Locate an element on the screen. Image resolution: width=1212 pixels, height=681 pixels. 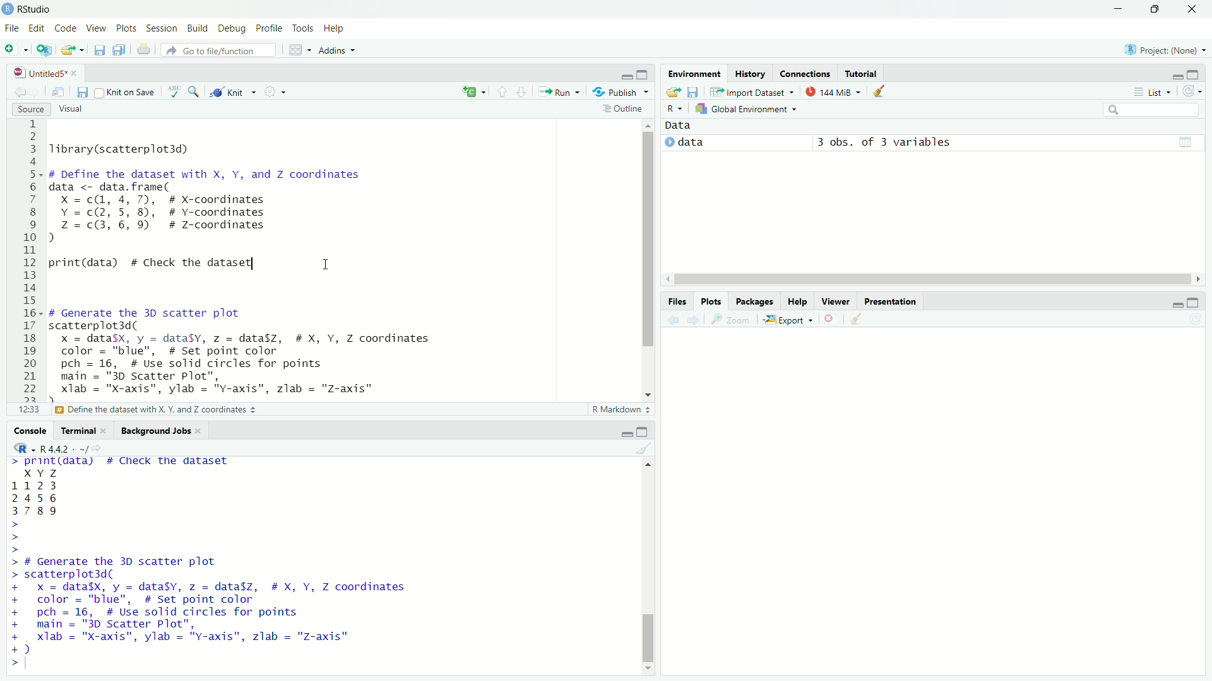
close is located at coordinates (201, 432).